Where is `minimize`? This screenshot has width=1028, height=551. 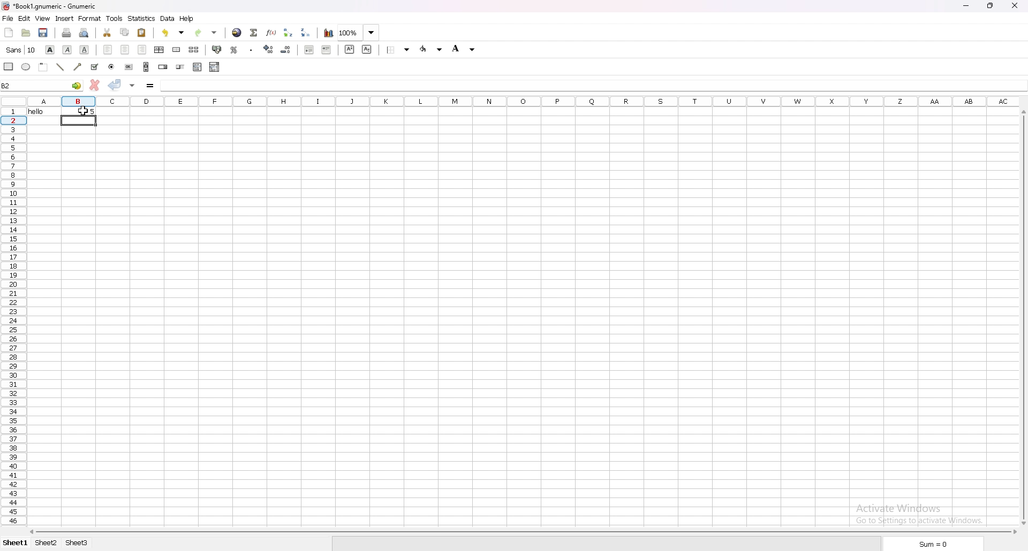
minimize is located at coordinates (965, 6).